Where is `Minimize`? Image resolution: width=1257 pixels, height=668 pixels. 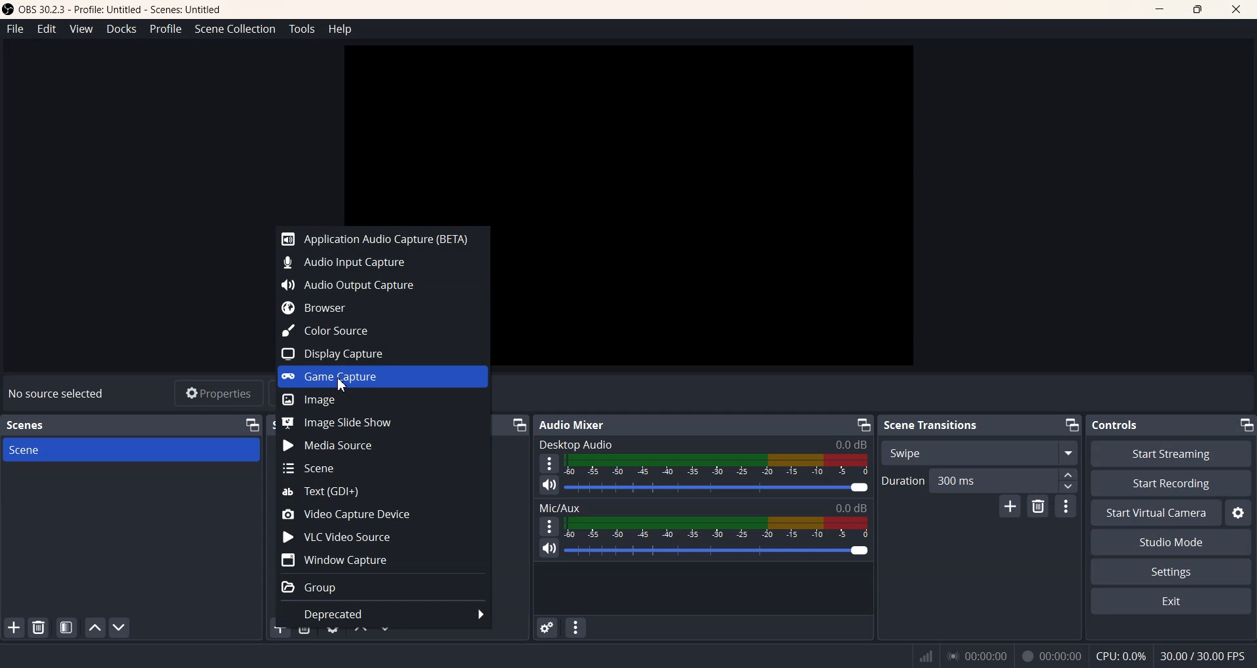 Minimize is located at coordinates (862, 424).